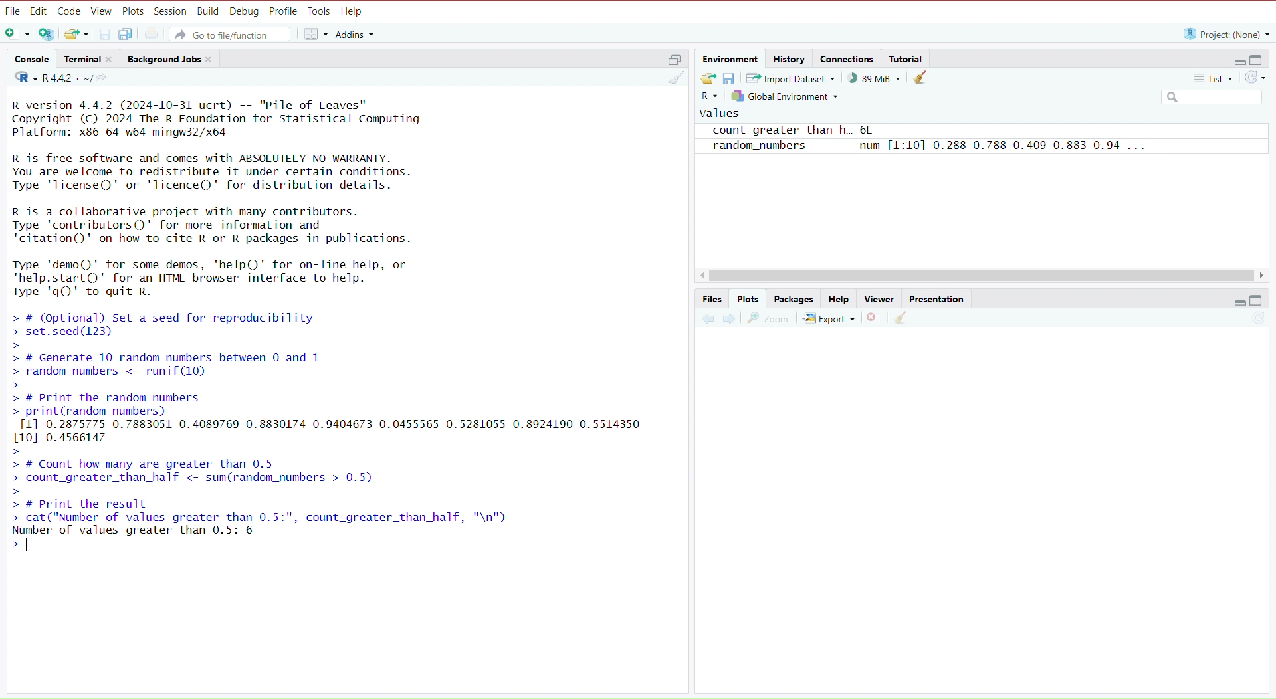 This screenshot has height=699, width=1276. I want to click on Clear, so click(901, 318).